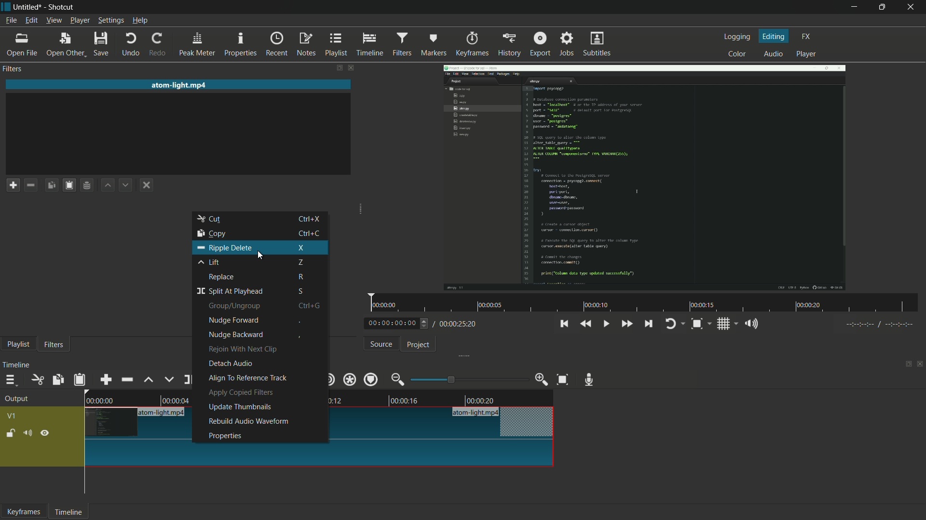  I want to click on paste filter, so click(69, 185).